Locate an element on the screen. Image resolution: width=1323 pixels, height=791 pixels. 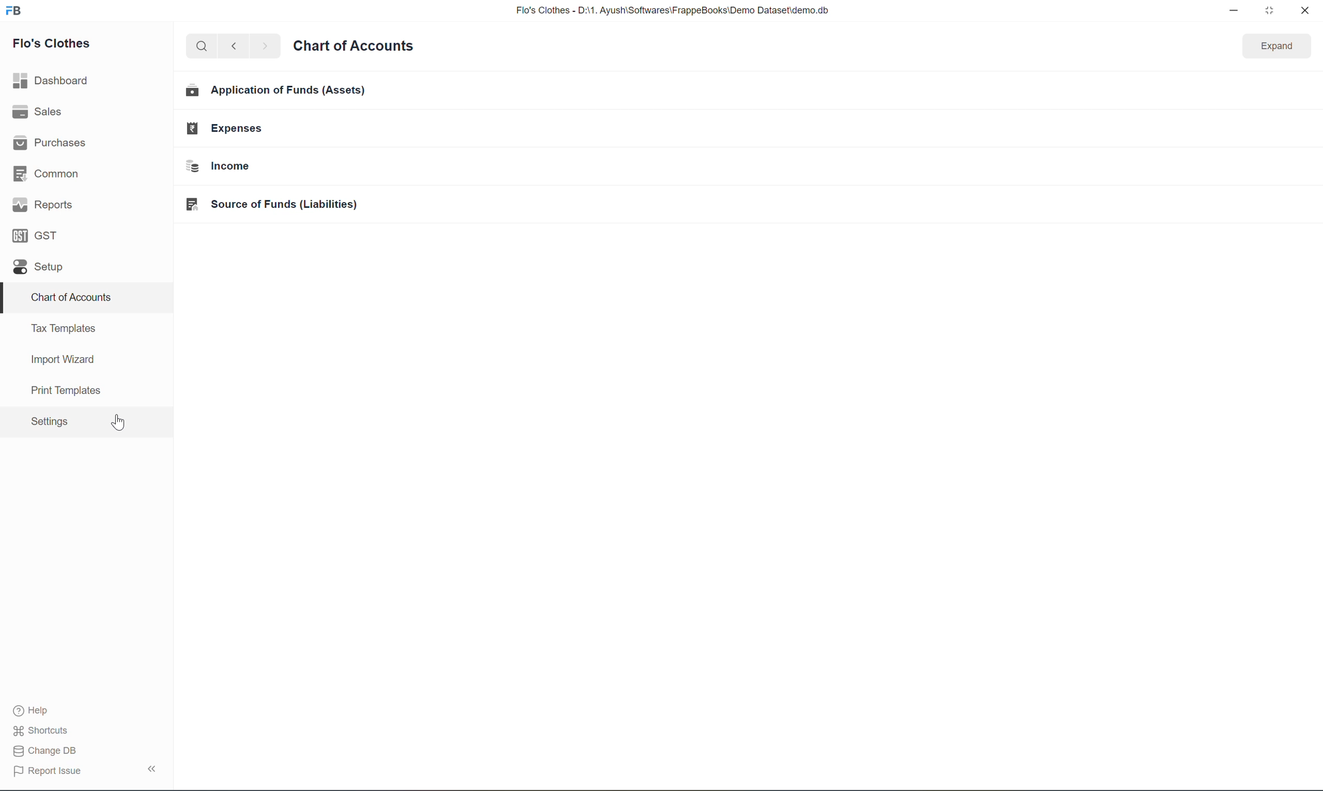
Help is located at coordinates (36, 711).